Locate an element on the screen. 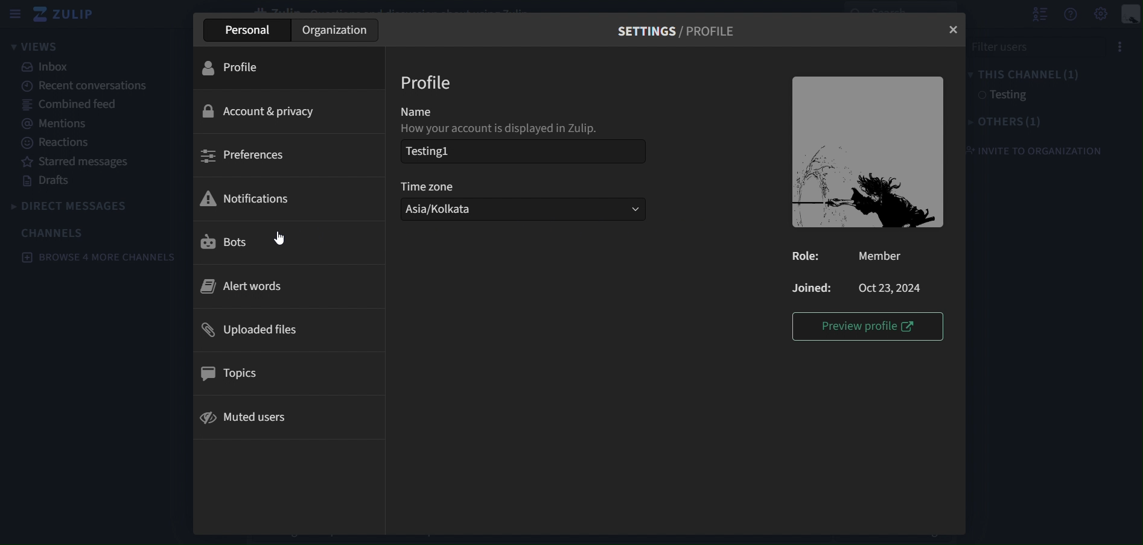 The image size is (1143, 545). preview profile is located at coordinates (863, 327).